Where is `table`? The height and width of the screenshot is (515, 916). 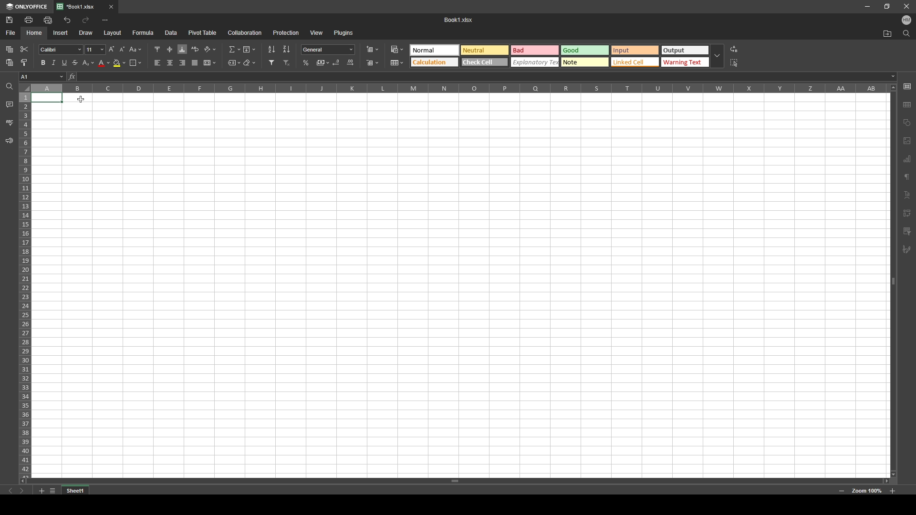 table is located at coordinates (908, 103).